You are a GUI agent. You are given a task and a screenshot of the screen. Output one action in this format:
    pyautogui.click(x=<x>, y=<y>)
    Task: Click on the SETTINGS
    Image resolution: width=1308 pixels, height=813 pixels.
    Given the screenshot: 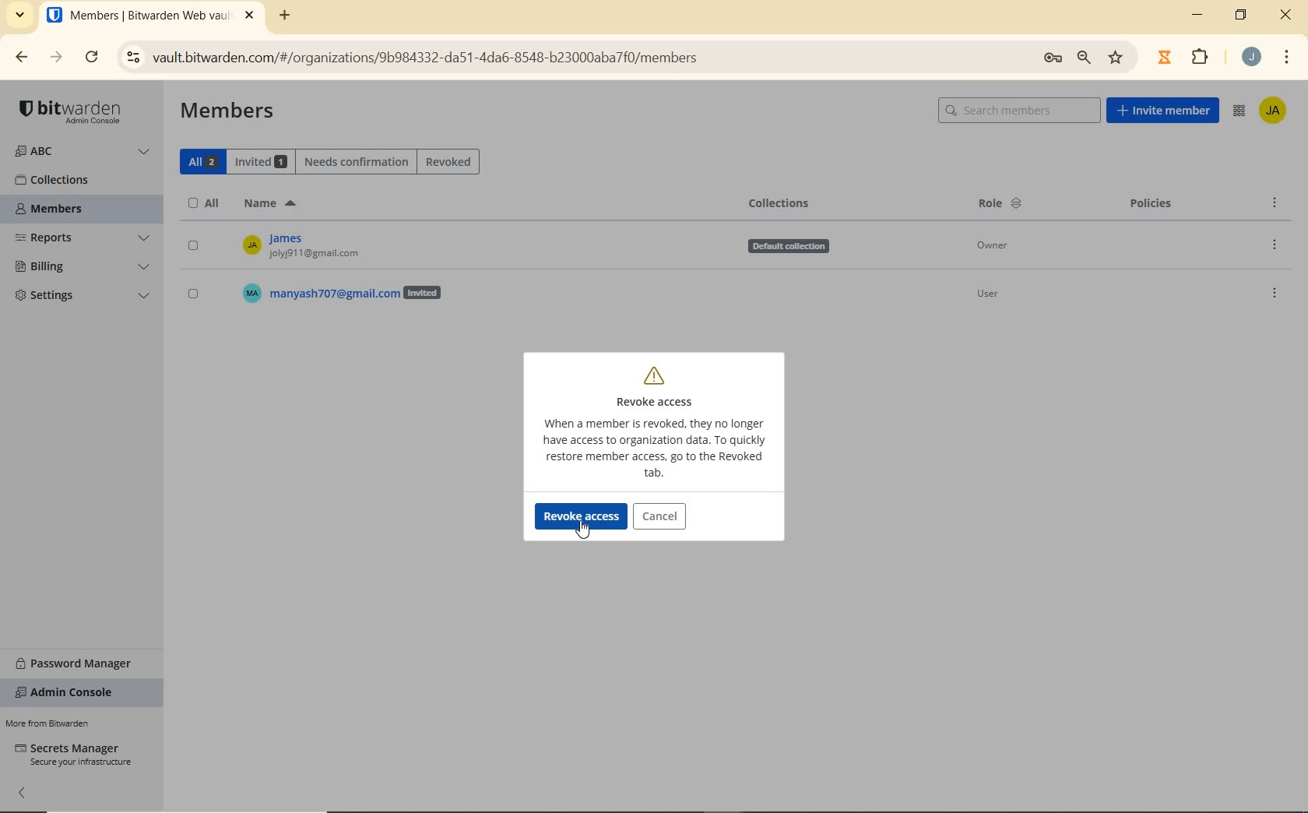 What is the action you would take?
    pyautogui.click(x=83, y=298)
    